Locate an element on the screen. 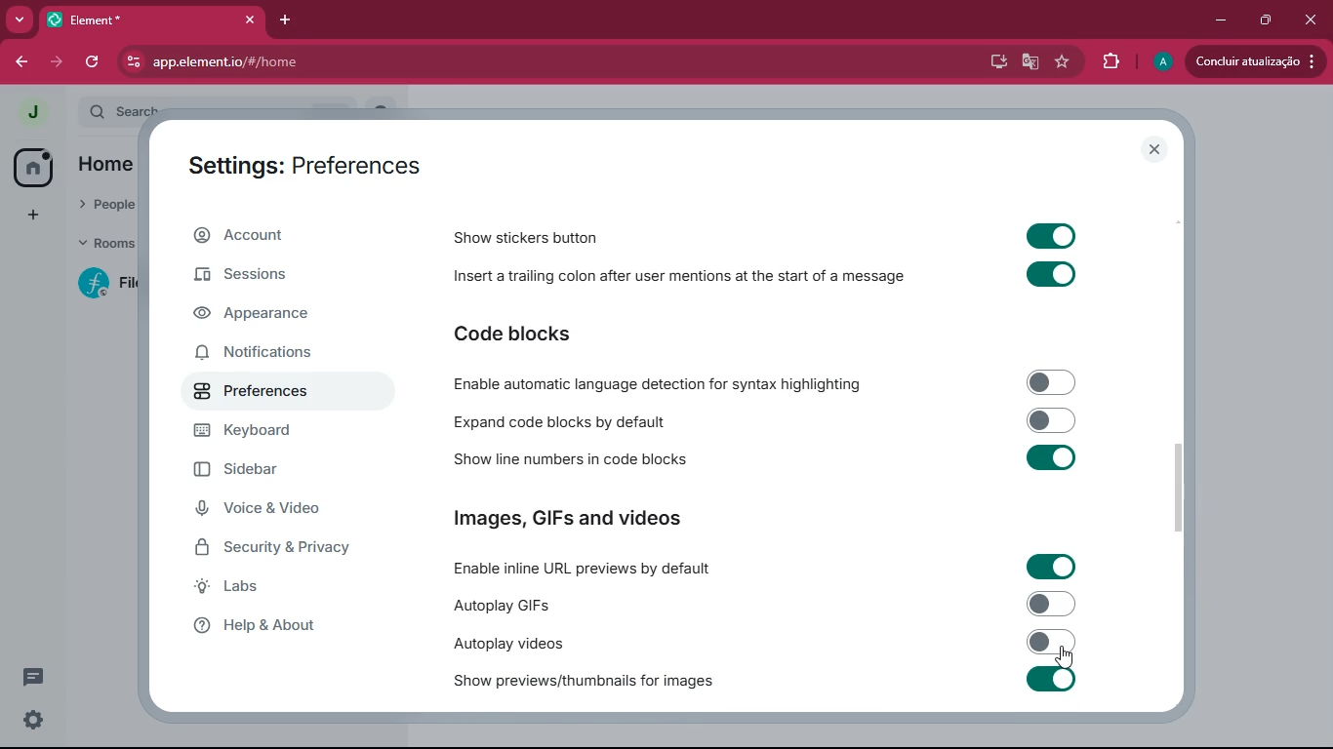 This screenshot has width=1333, height=749.  is located at coordinates (1051, 604).